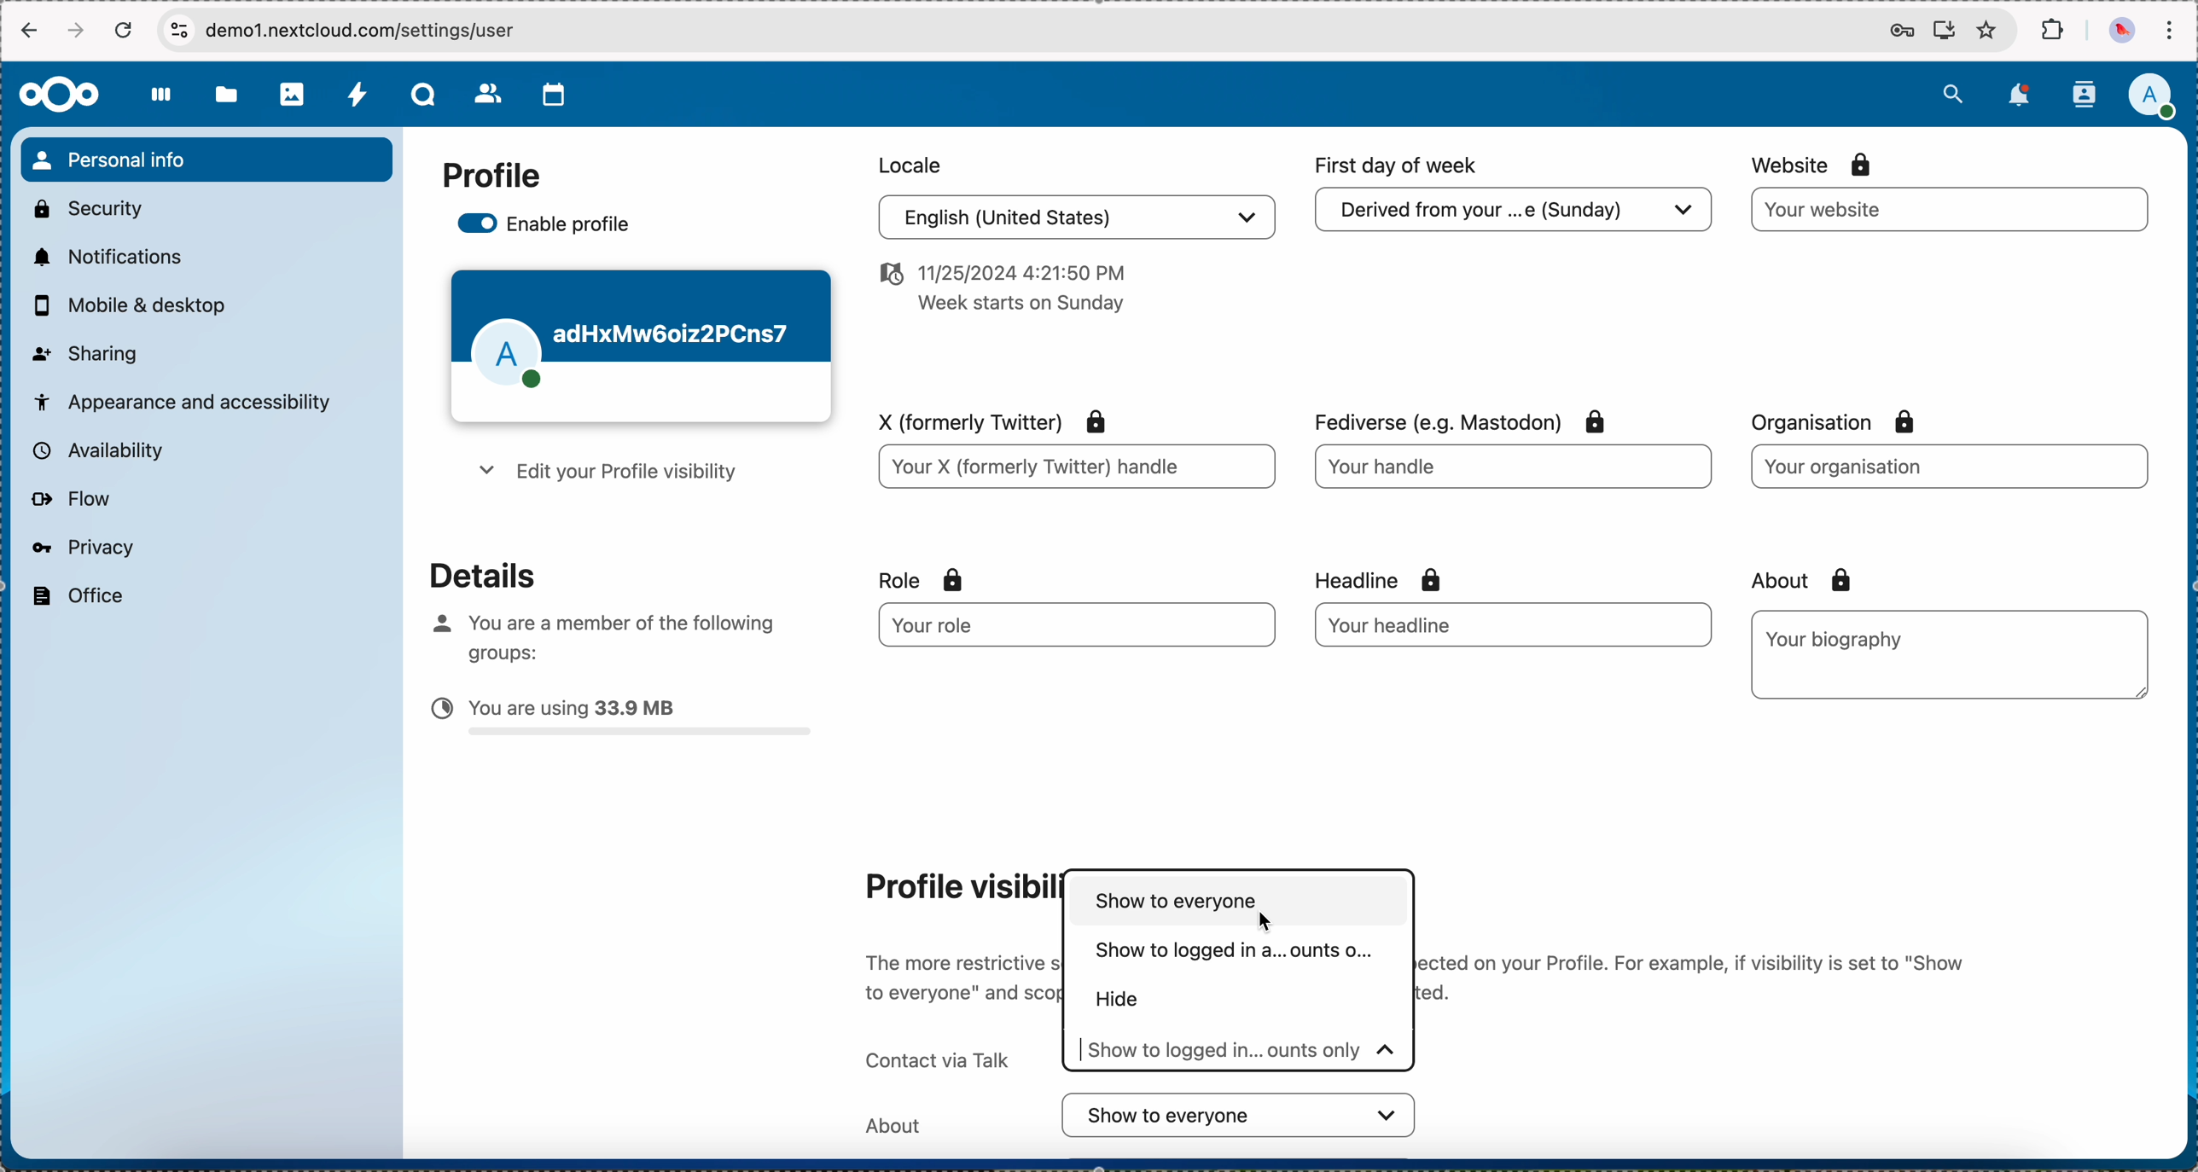 This screenshot has height=1172, width=2198. I want to click on files, so click(226, 98).